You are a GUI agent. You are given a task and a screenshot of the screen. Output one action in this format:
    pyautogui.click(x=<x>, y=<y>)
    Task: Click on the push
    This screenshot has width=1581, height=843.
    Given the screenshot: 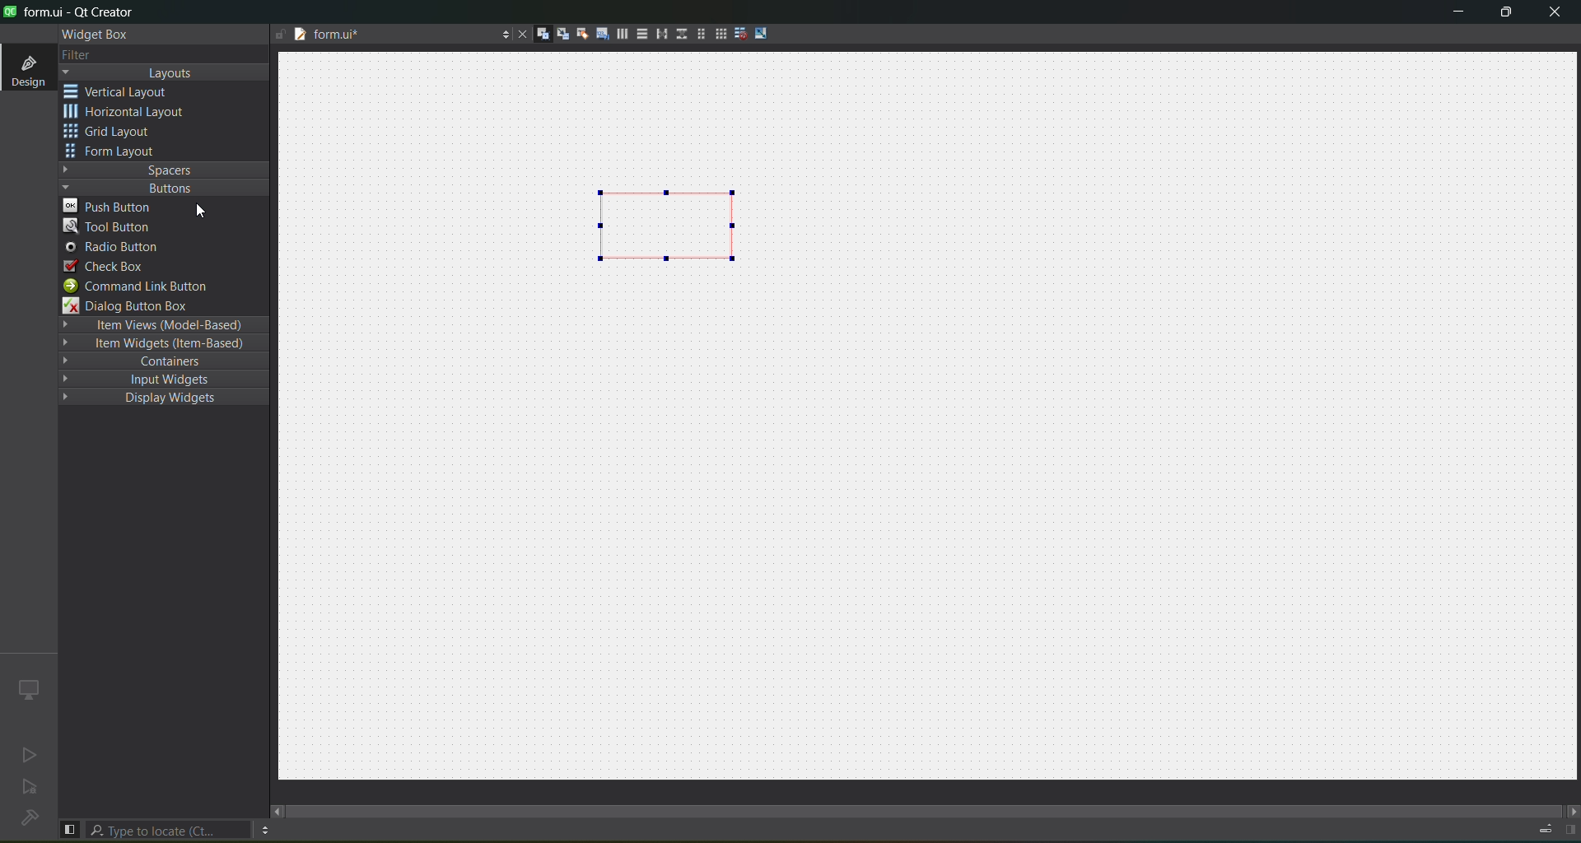 What is the action you would take?
    pyautogui.click(x=113, y=206)
    